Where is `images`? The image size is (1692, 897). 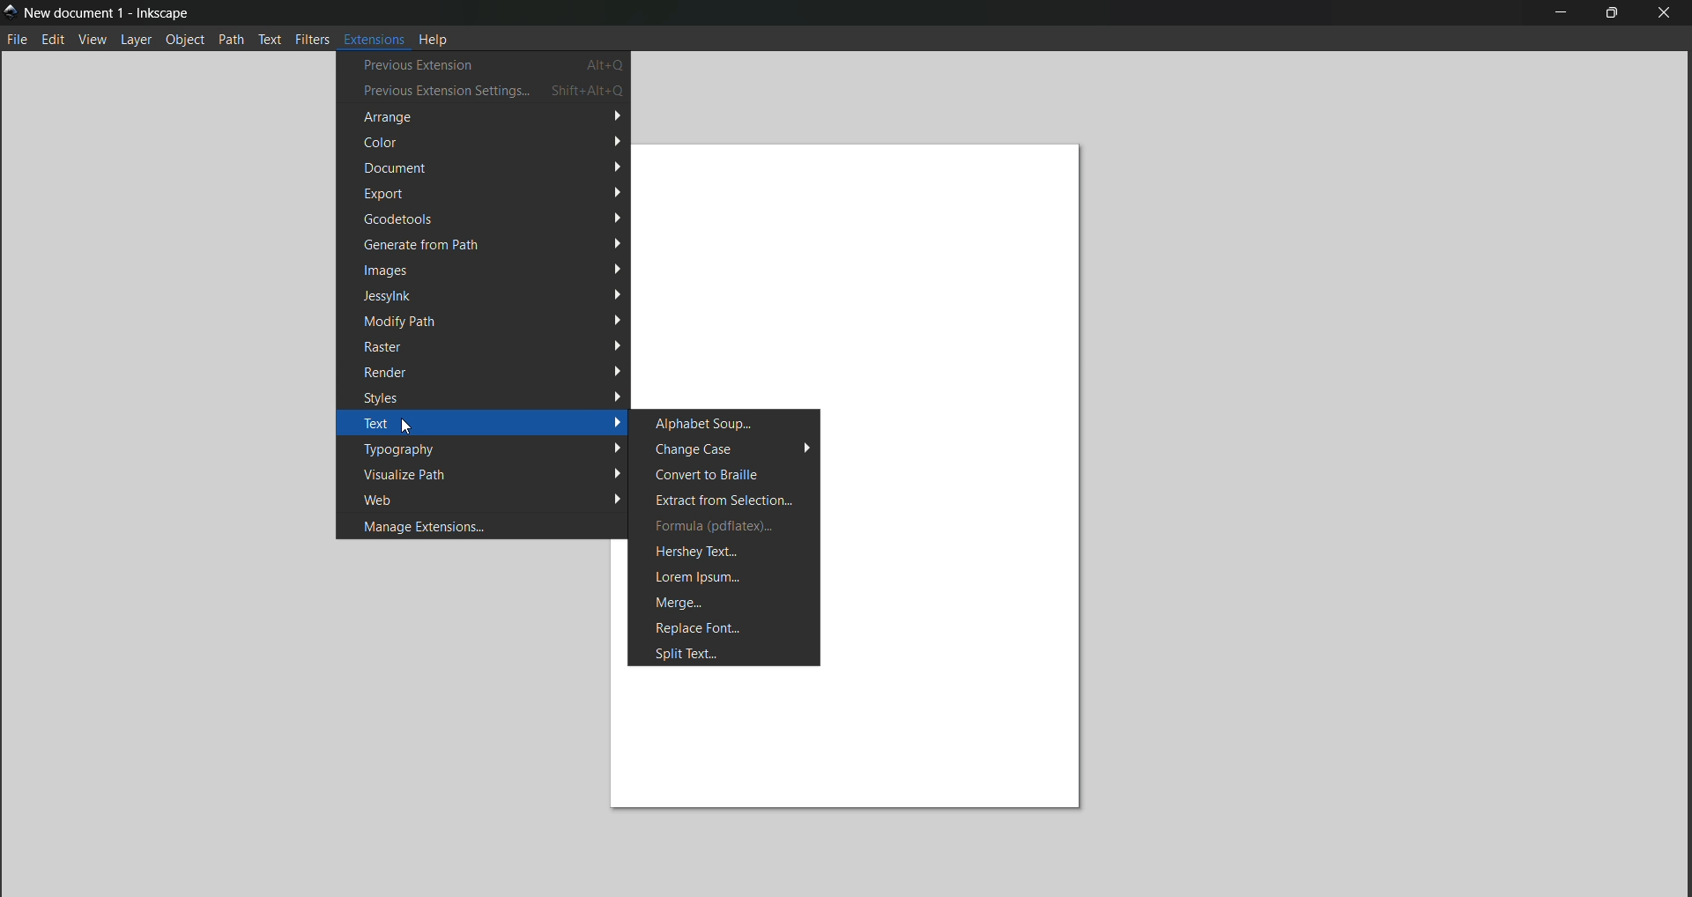
images is located at coordinates (493, 269).